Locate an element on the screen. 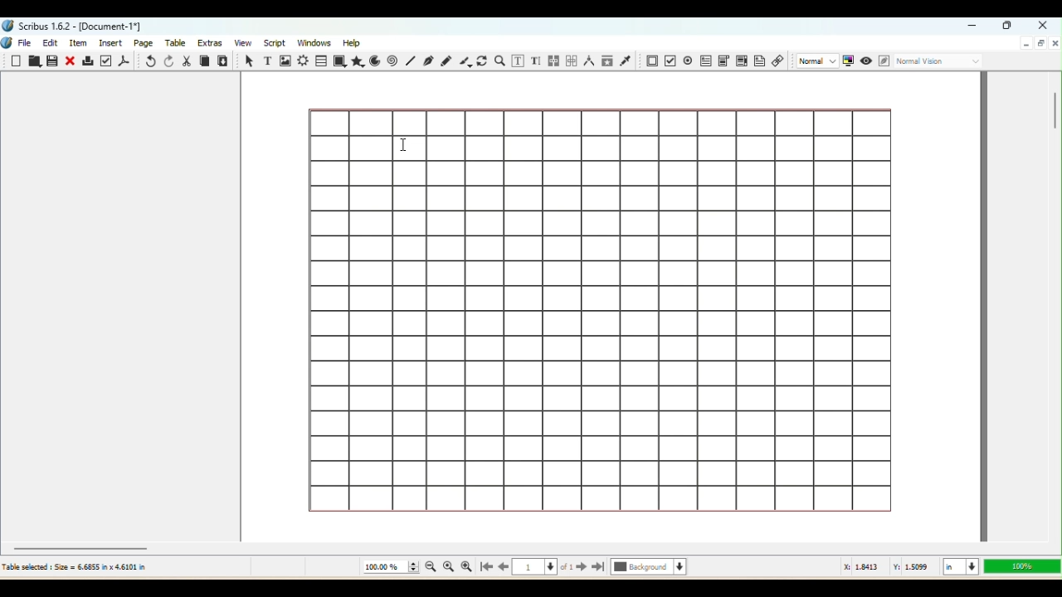 The width and height of the screenshot is (1062, 597). Bezier curve is located at coordinates (429, 62).